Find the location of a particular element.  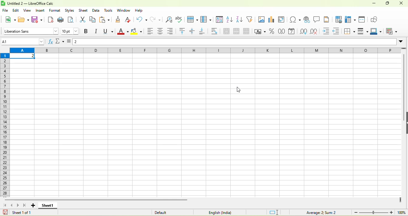

align left is located at coordinates (150, 32).